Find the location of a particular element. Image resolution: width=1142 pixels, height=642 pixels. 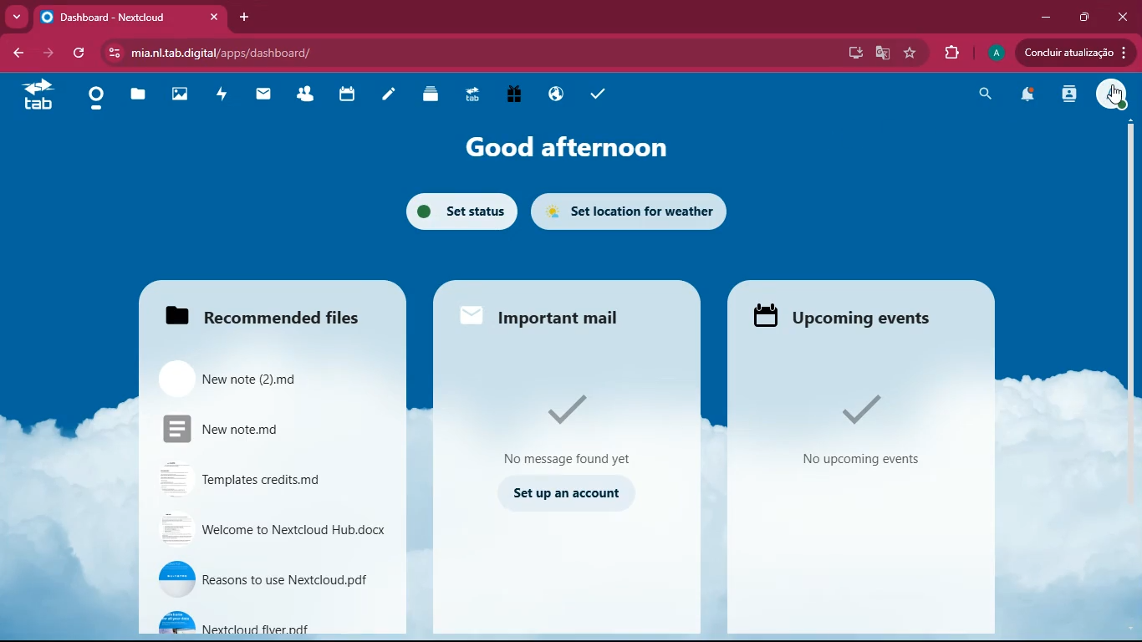

file is located at coordinates (257, 476).